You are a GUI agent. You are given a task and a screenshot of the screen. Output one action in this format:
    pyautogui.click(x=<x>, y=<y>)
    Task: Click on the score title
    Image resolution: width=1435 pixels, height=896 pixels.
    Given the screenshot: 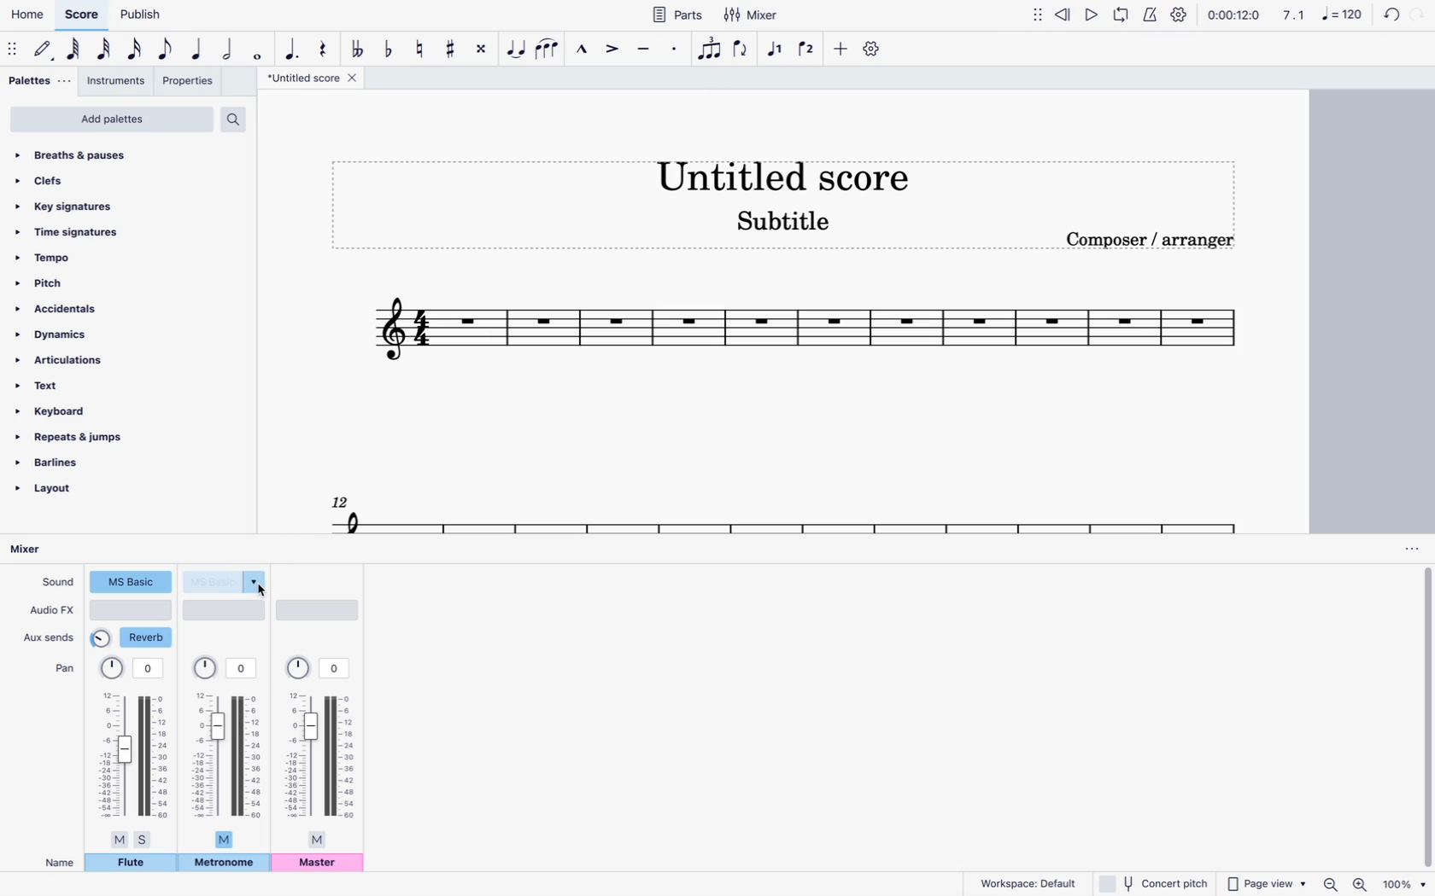 What is the action you would take?
    pyautogui.click(x=311, y=79)
    